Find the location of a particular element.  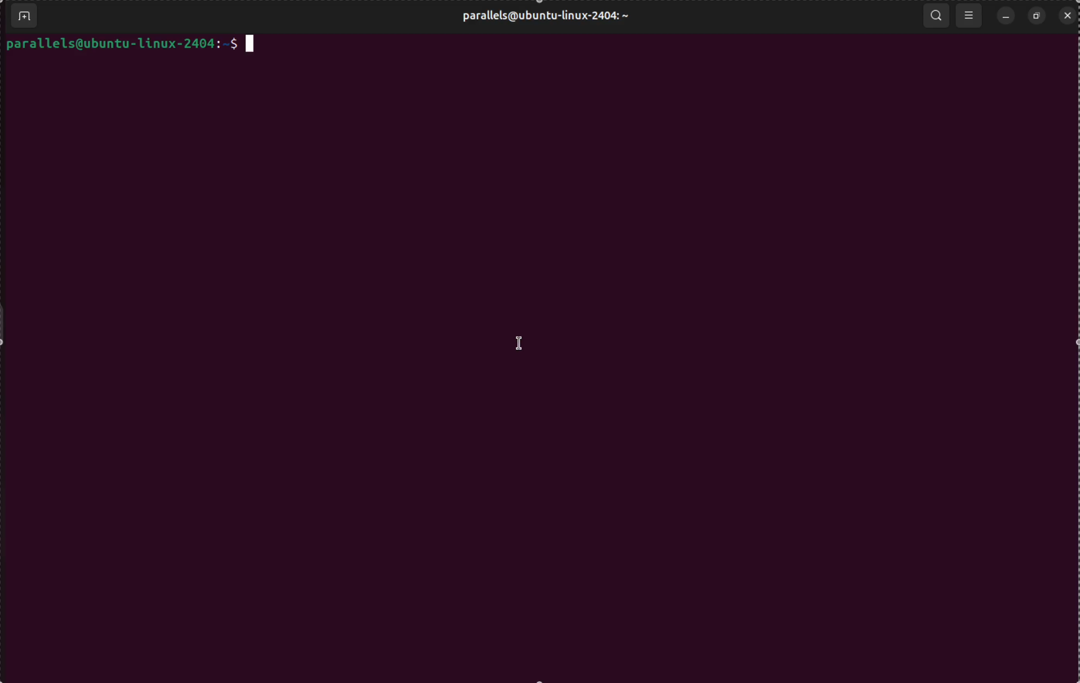

search is located at coordinates (936, 13).